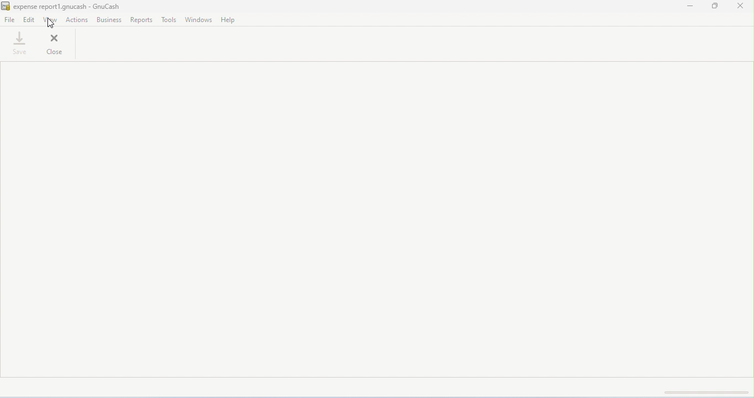 This screenshot has height=398, width=754. I want to click on windows, so click(198, 19).